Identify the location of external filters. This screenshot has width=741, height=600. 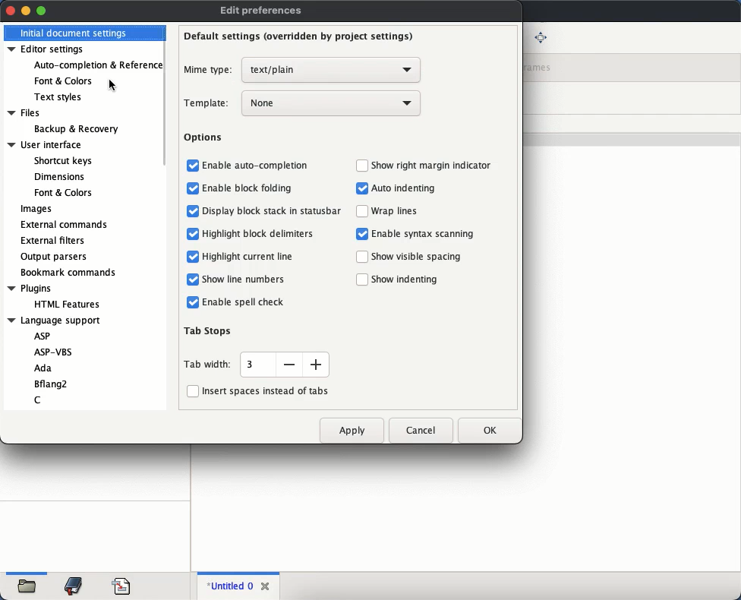
(55, 241).